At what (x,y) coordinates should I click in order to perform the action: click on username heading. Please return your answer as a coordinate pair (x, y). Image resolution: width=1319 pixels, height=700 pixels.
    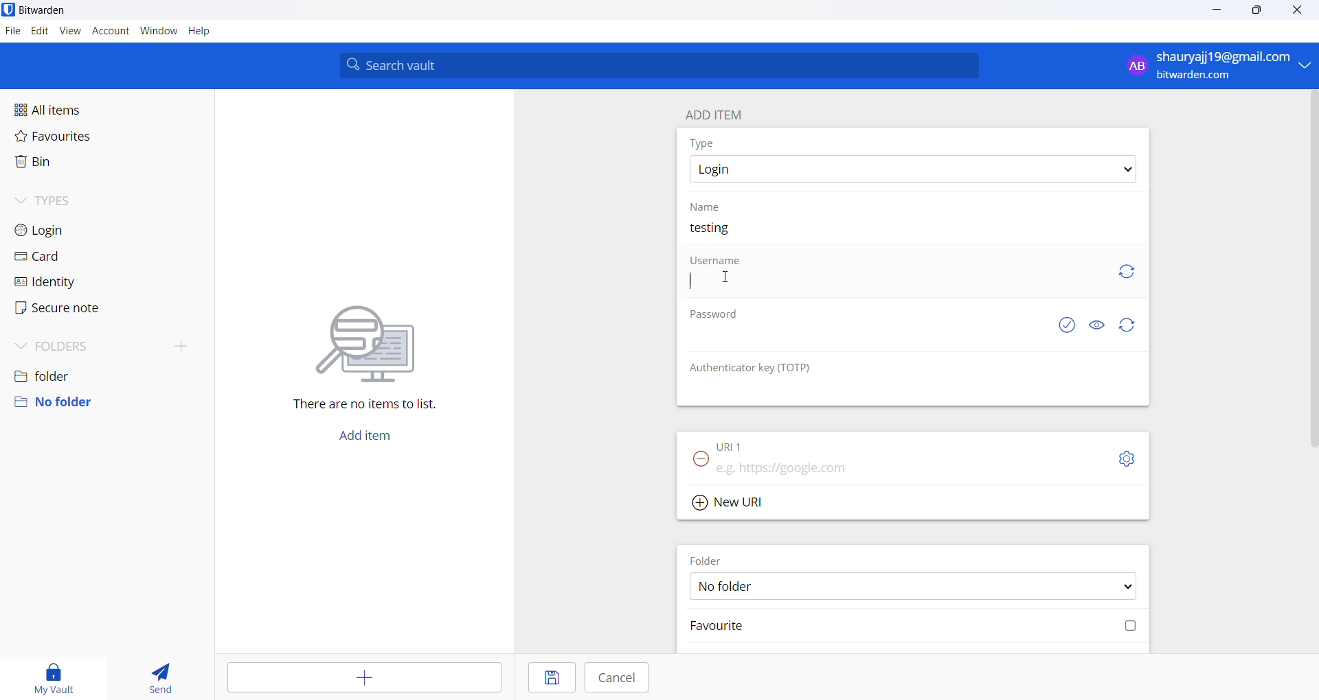
    Looking at the image, I should click on (717, 261).